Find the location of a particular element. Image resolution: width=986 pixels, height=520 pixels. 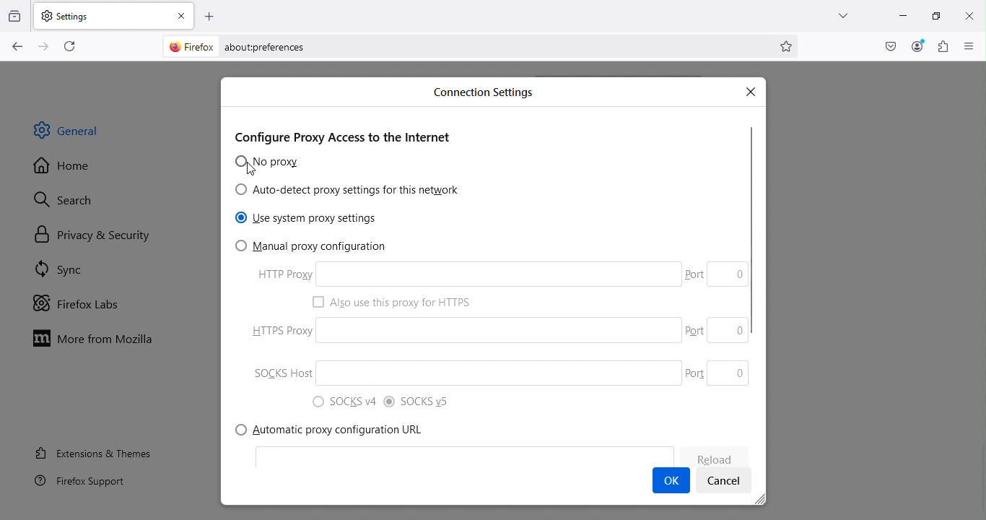

Open a new tab is located at coordinates (210, 14).